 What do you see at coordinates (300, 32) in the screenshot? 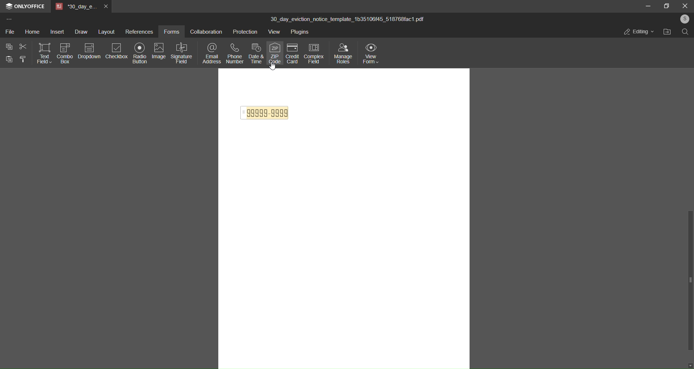
I see `plugins` at bounding box center [300, 32].